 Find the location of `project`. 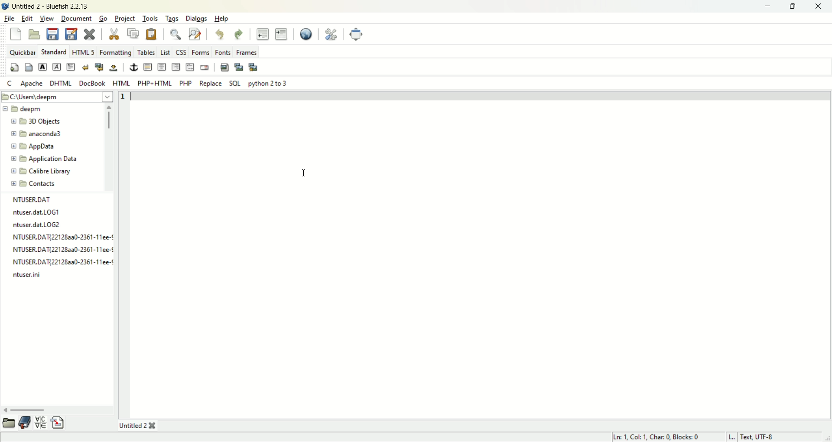

project is located at coordinates (125, 19).